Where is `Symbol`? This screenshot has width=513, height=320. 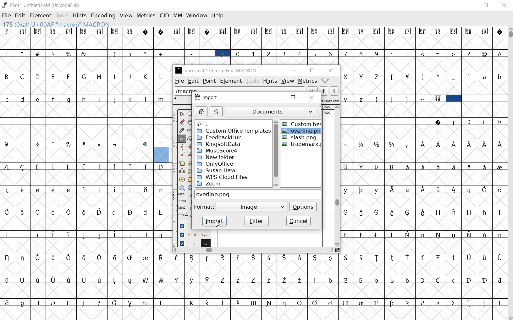
Symbol is located at coordinates (6, 280).